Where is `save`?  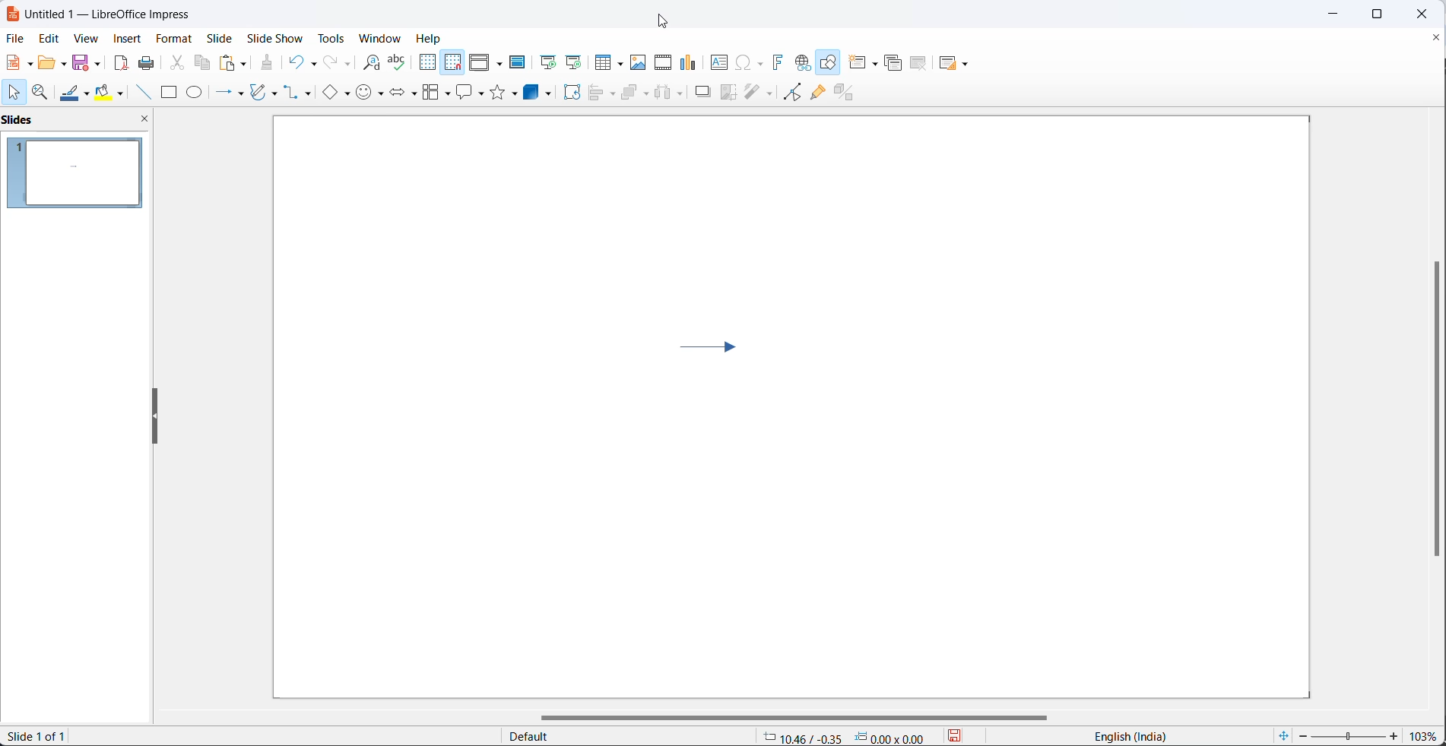 save is located at coordinates (960, 736).